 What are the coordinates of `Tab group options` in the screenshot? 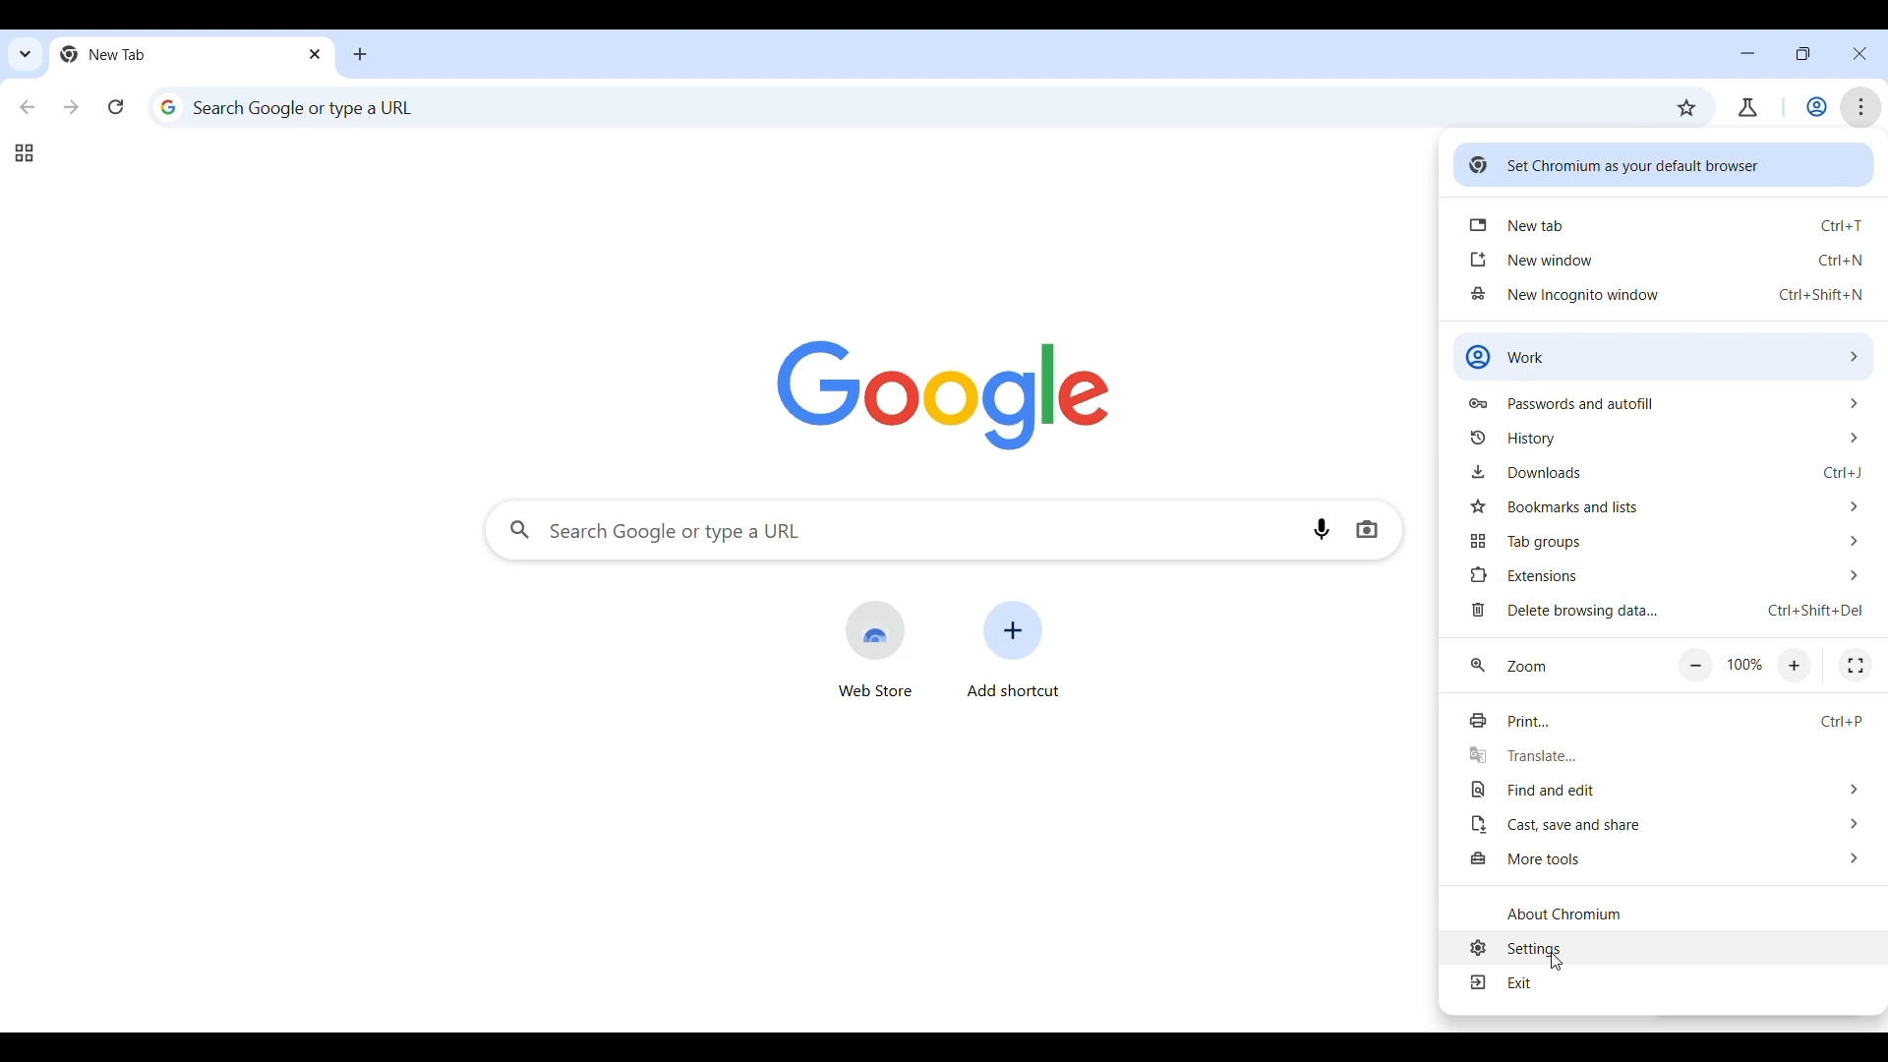 It's located at (1666, 541).